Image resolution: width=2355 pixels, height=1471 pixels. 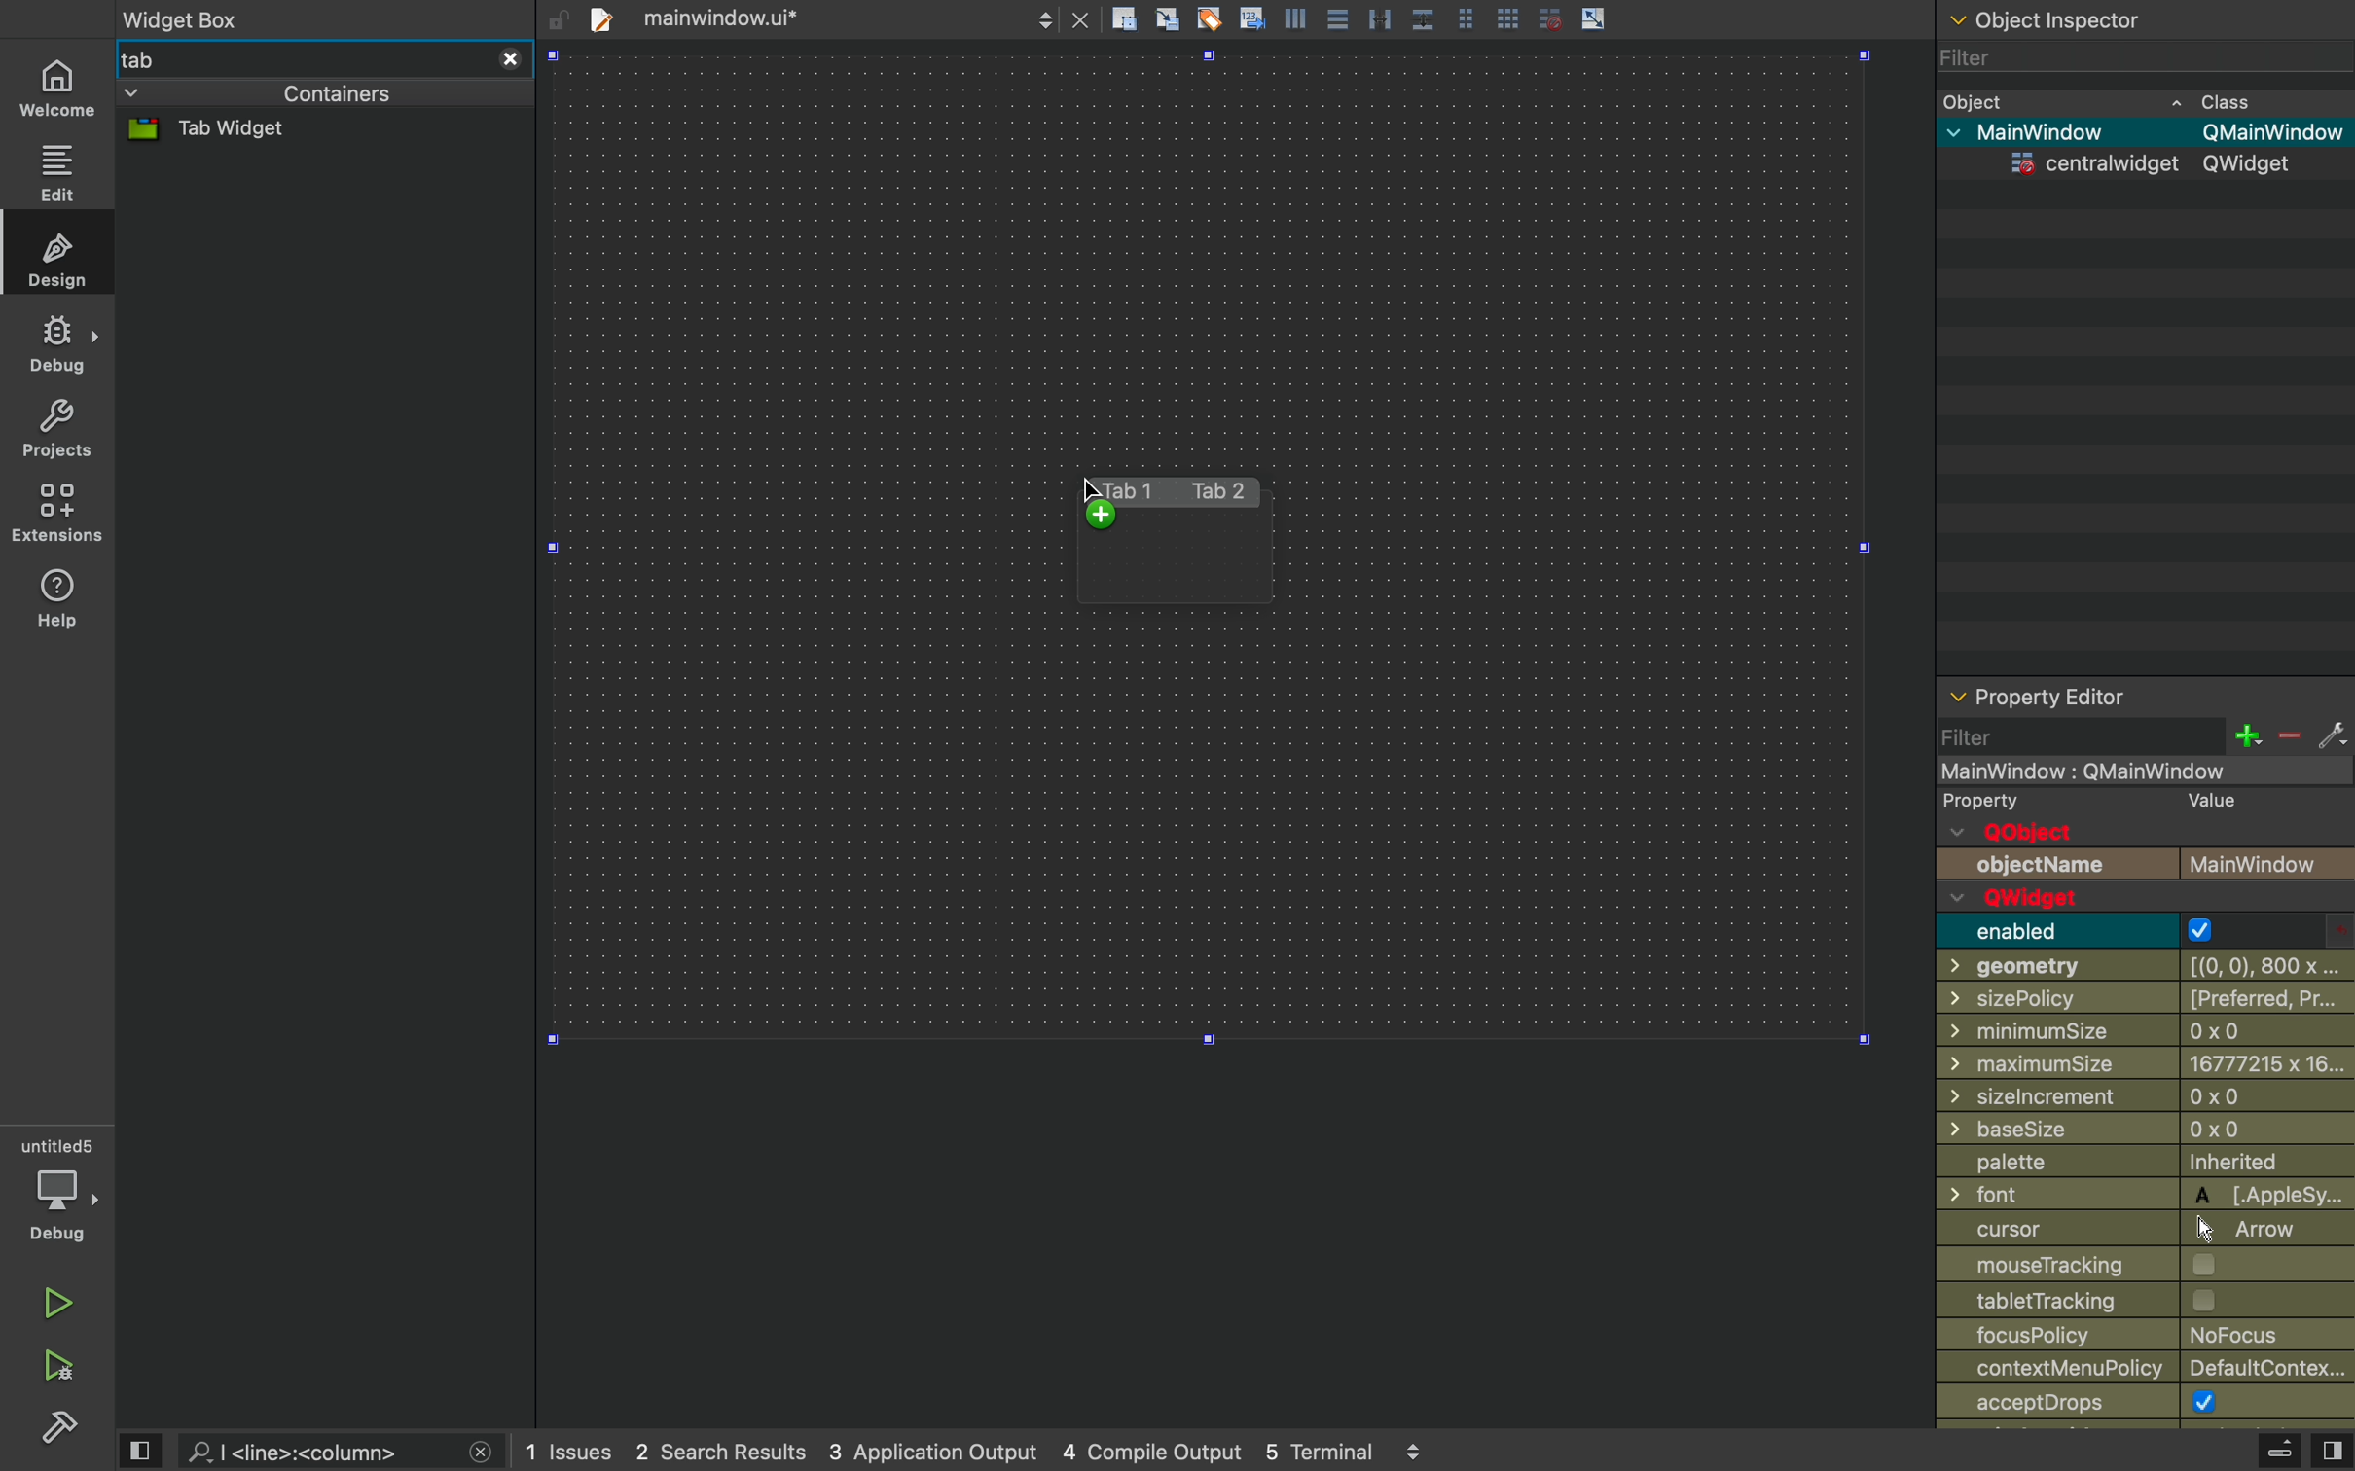 I want to click on geometry, so click(x=2141, y=967).